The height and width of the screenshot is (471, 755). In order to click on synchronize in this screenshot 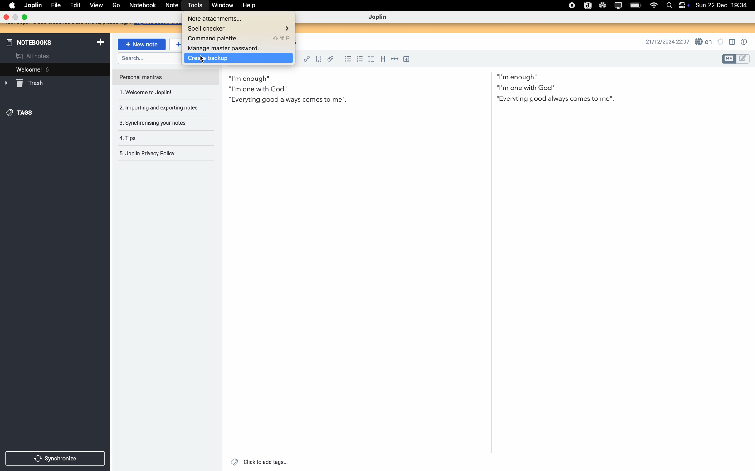, I will do `click(54, 459)`.